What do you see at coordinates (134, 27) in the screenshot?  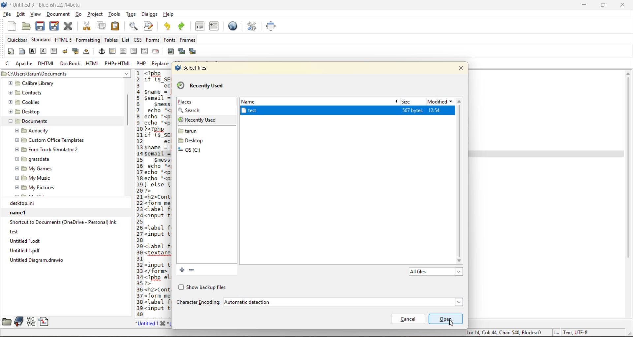 I see `find bar` at bounding box center [134, 27].